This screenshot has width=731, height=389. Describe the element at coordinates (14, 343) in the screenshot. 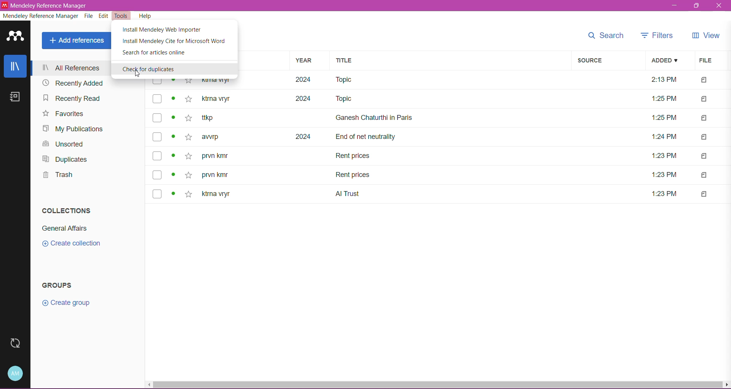

I see `Last Sync` at that location.